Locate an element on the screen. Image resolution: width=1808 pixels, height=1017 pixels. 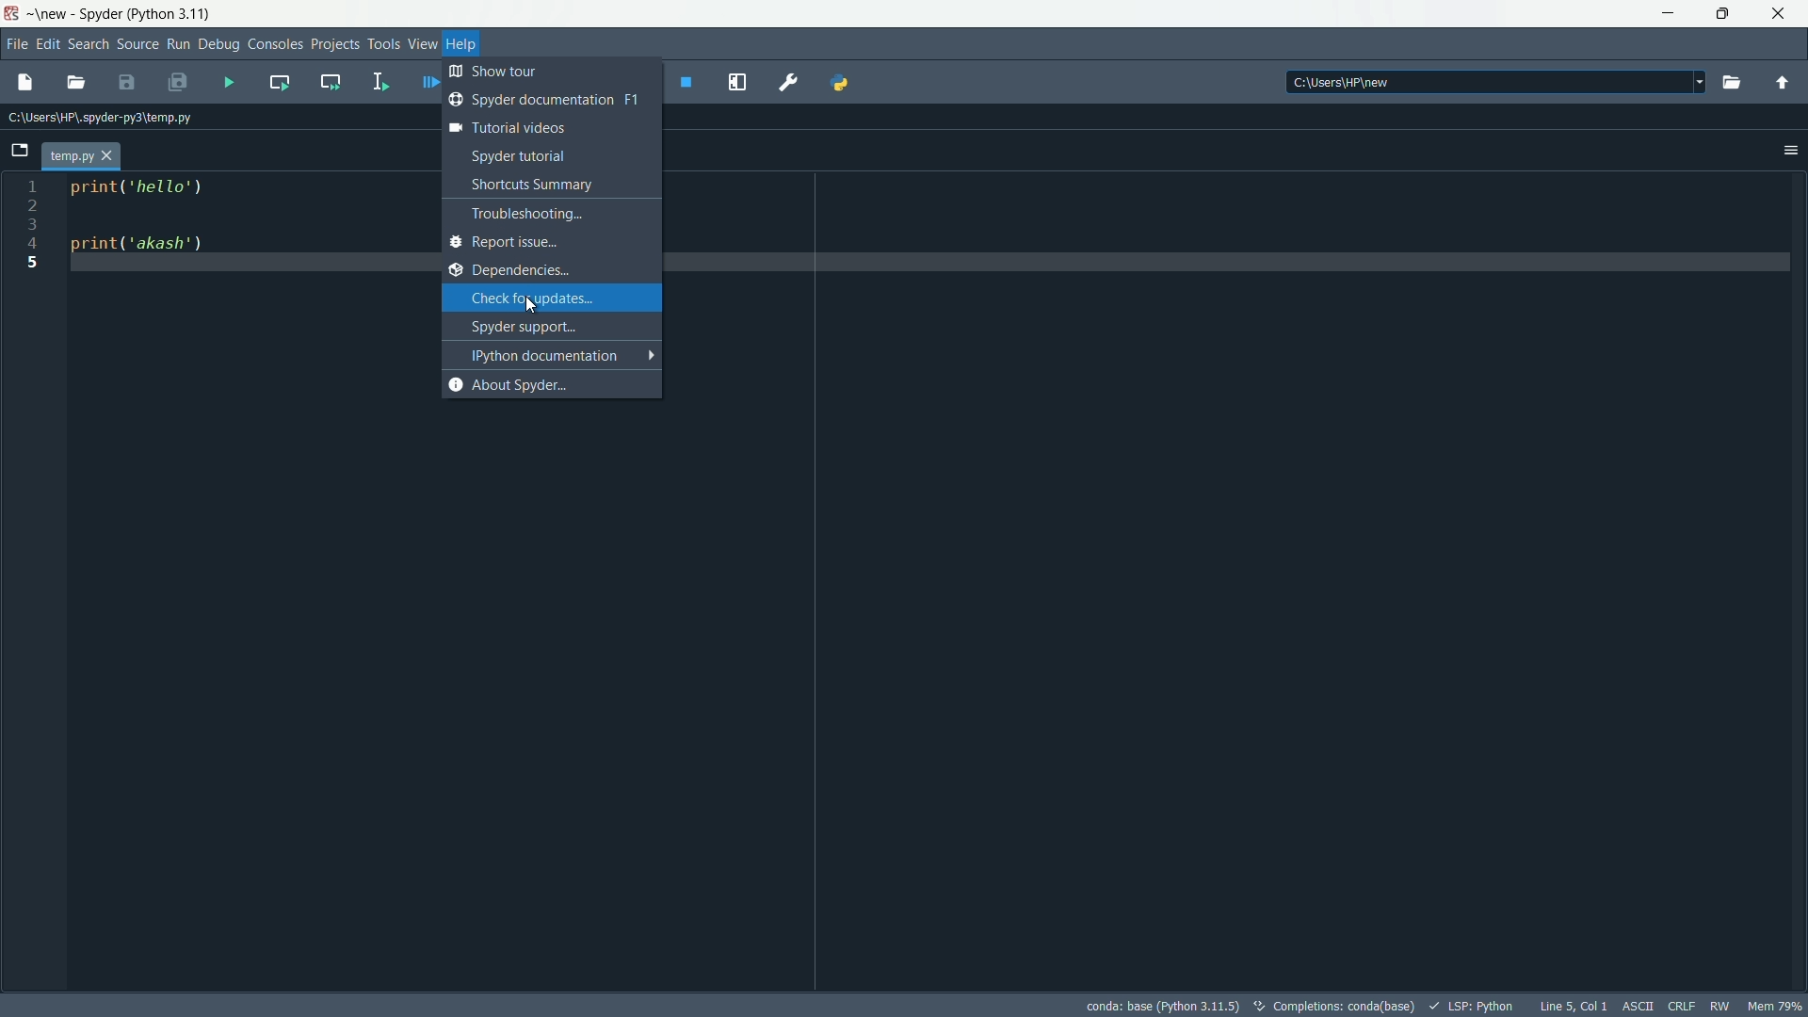
change to parent directory is located at coordinates (1784, 79).